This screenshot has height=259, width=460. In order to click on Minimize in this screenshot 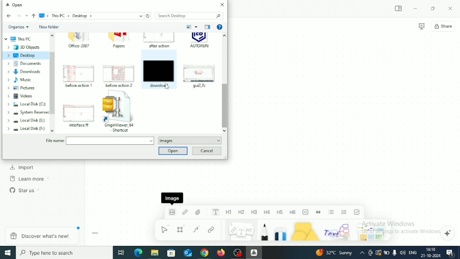, I will do `click(415, 8)`.